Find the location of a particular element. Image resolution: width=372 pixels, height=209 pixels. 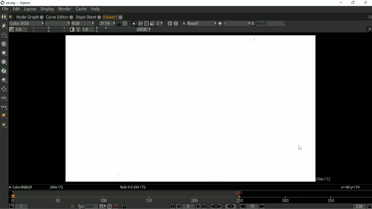

Previous increment is located at coordinates (242, 206).